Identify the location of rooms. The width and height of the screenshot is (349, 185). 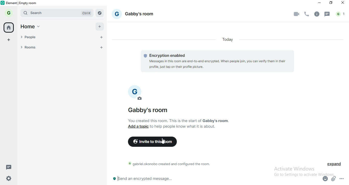
(56, 47).